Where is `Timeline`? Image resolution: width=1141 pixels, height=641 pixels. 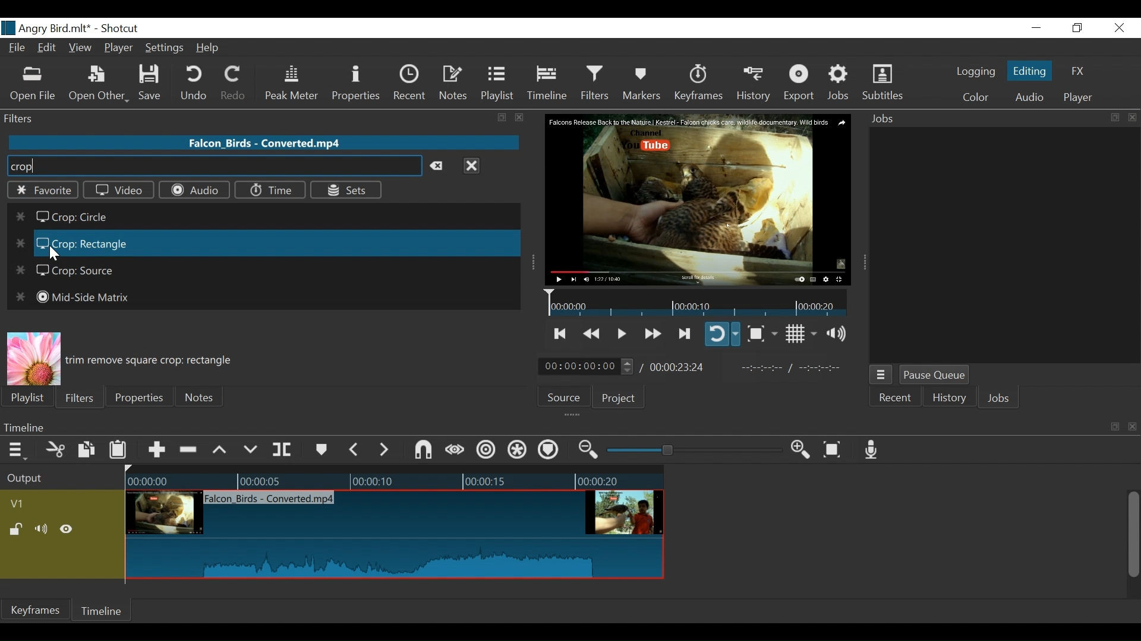 Timeline is located at coordinates (394, 478).